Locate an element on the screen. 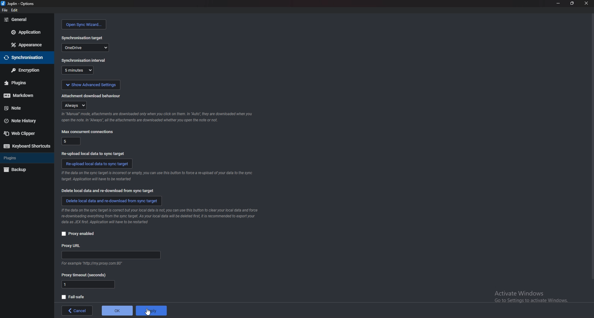 This screenshot has width=594, height=318. re upload local data to sync target is located at coordinates (93, 153).